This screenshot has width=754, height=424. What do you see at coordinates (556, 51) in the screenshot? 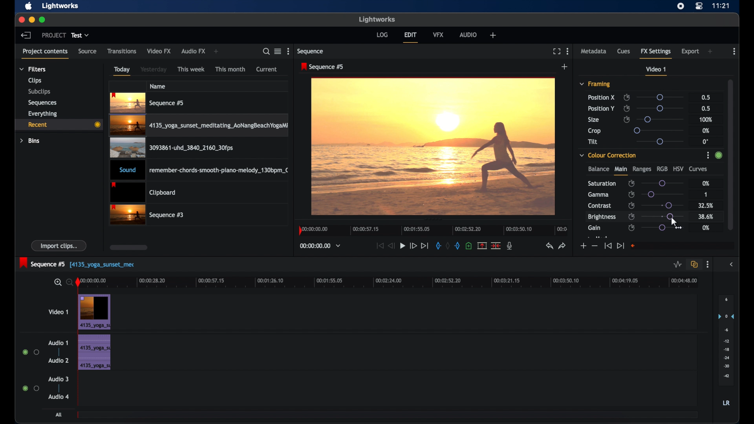
I see `full screen` at bounding box center [556, 51].